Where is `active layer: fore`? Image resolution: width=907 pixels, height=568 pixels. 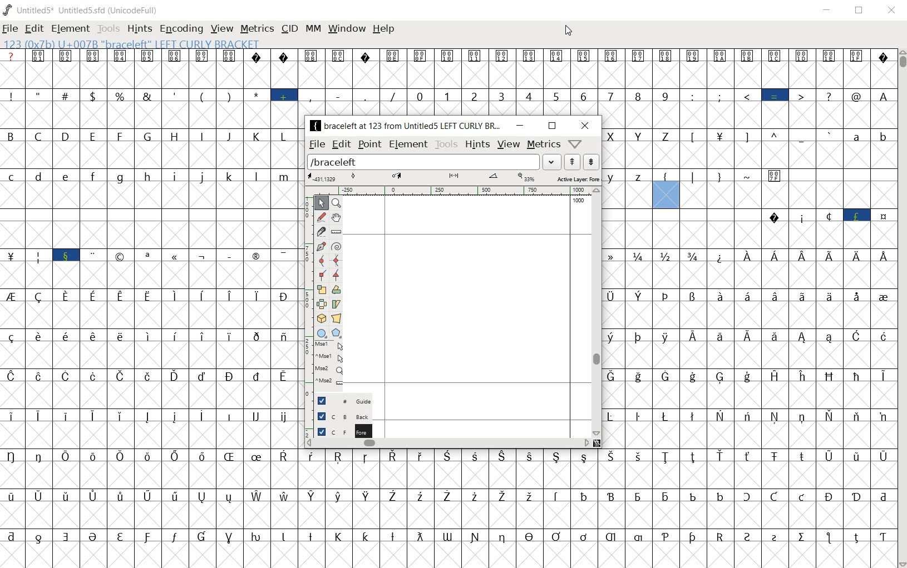 active layer: fore is located at coordinates (453, 177).